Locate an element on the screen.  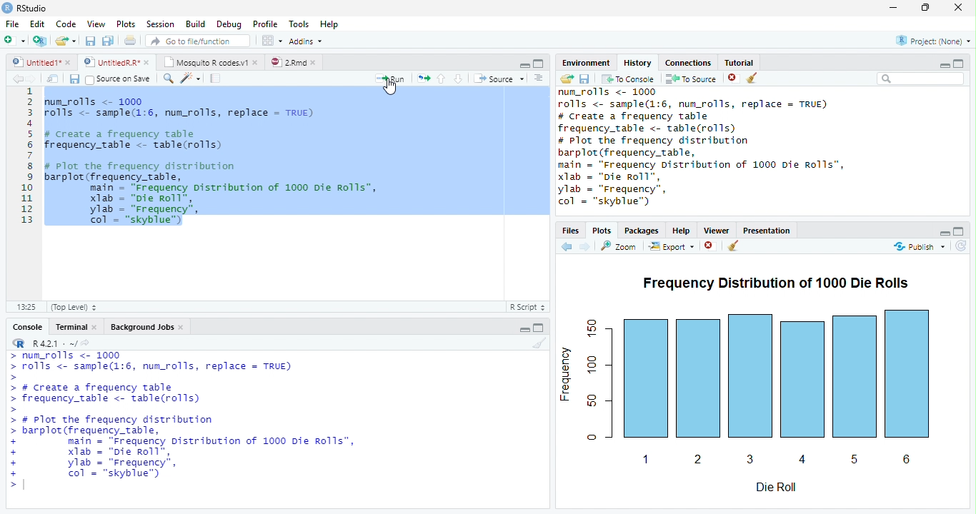
Next Plot is located at coordinates (586, 246).